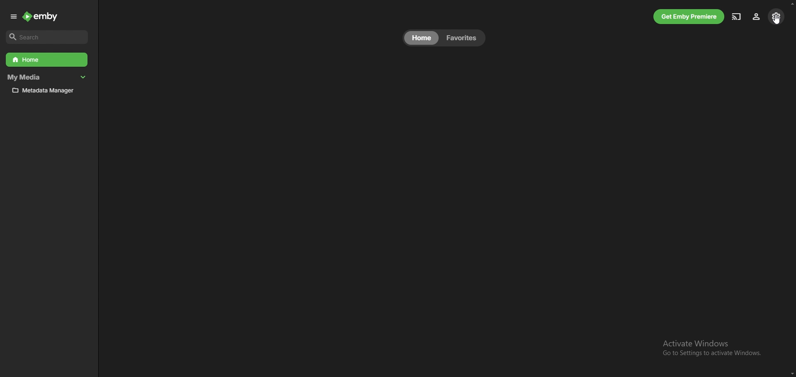 This screenshot has width=796, height=377. What do you see at coordinates (48, 37) in the screenshot?
I see `search` at bounding box center [48, 37].